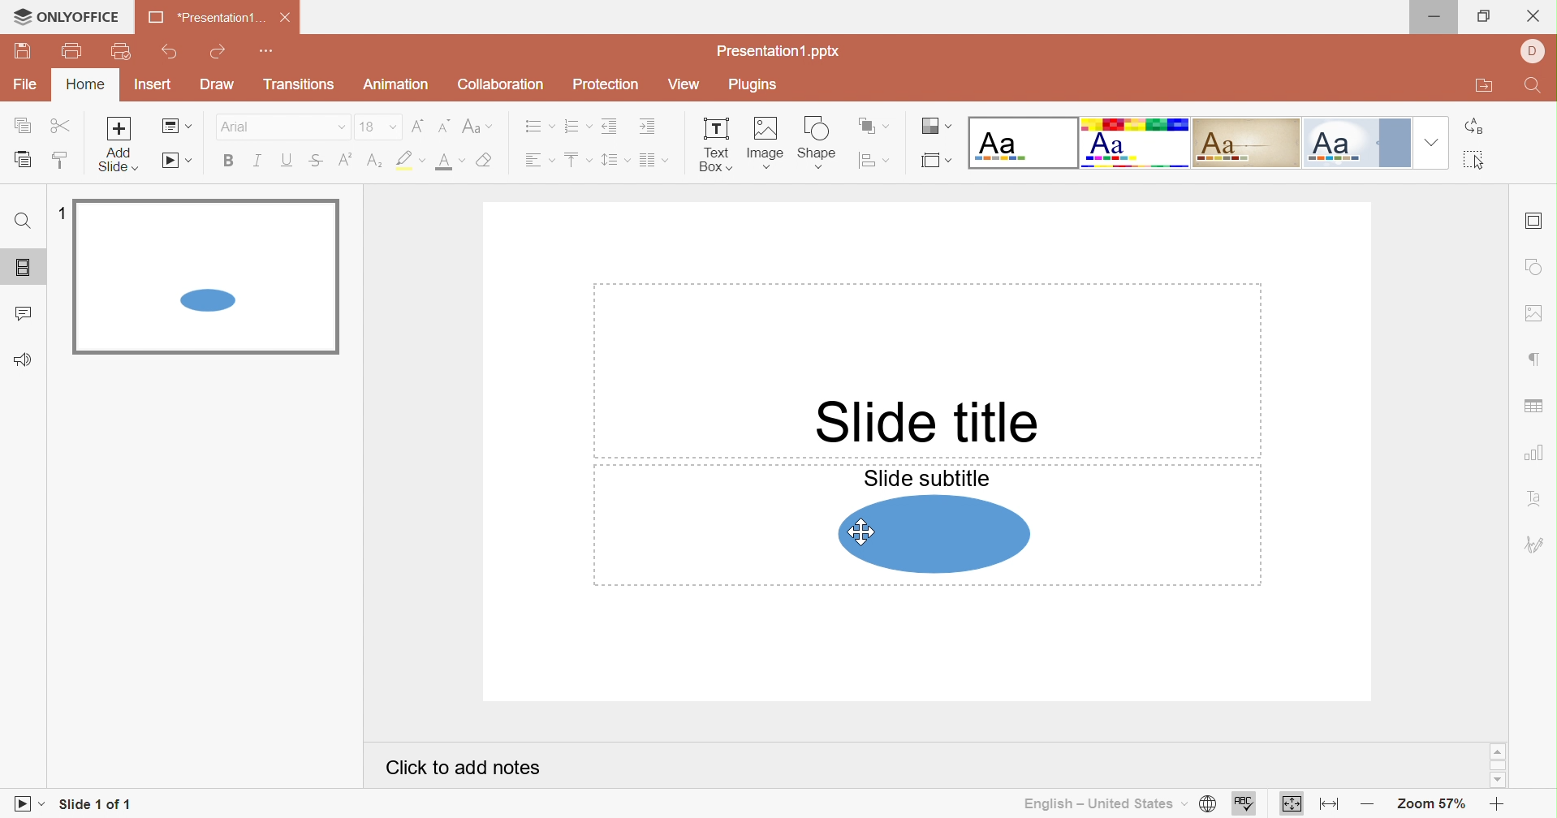 The width and height of the screenshot is (1557, 818). I want to click on Quick print, so click(122, 52).